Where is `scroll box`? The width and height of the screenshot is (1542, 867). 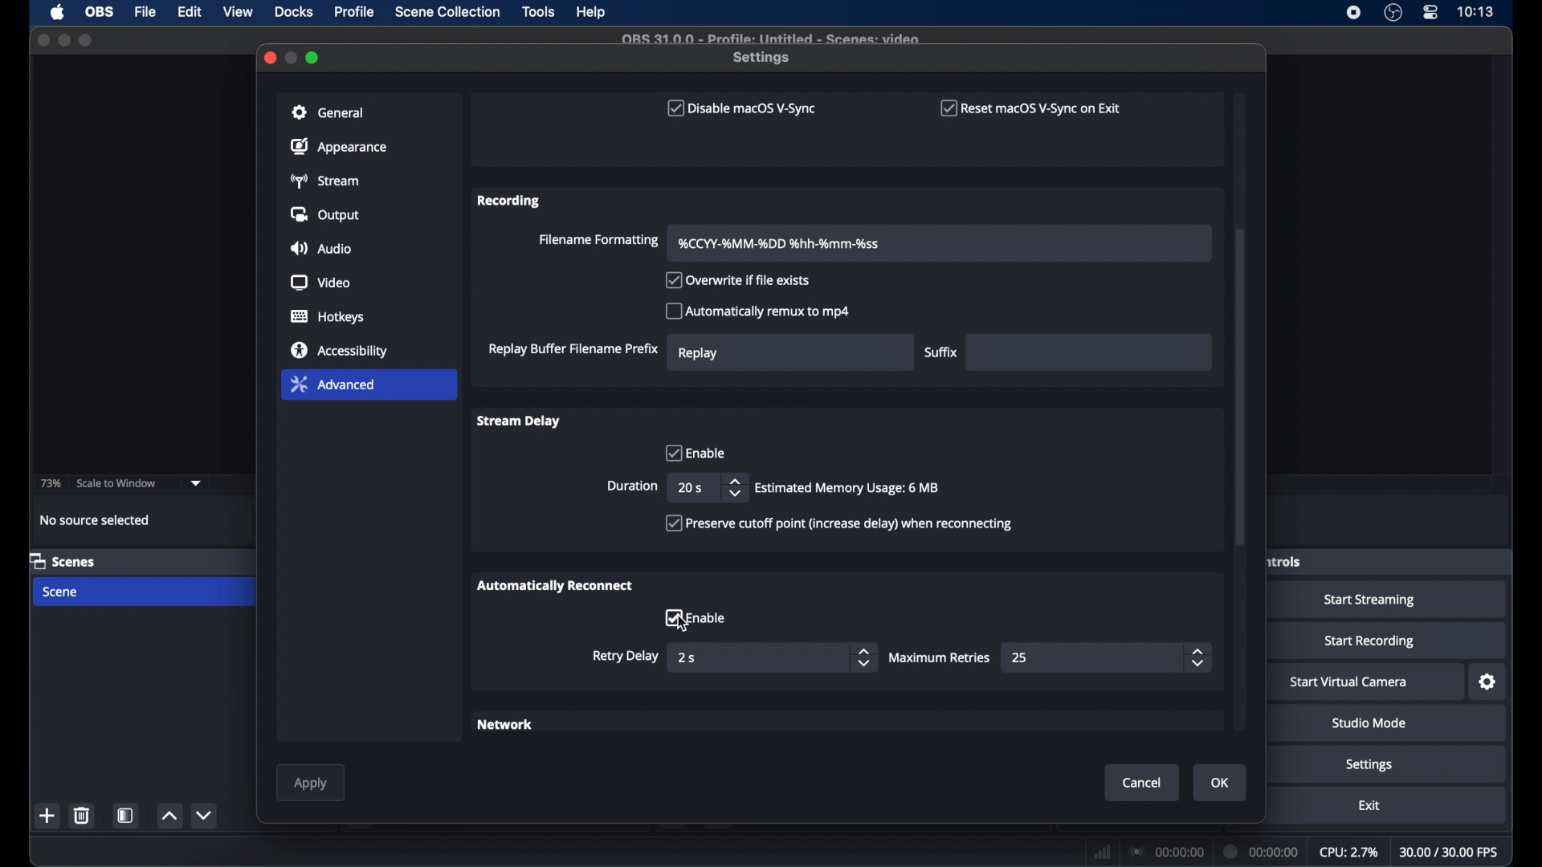 scroll box is located at coordinates (1240, 389).